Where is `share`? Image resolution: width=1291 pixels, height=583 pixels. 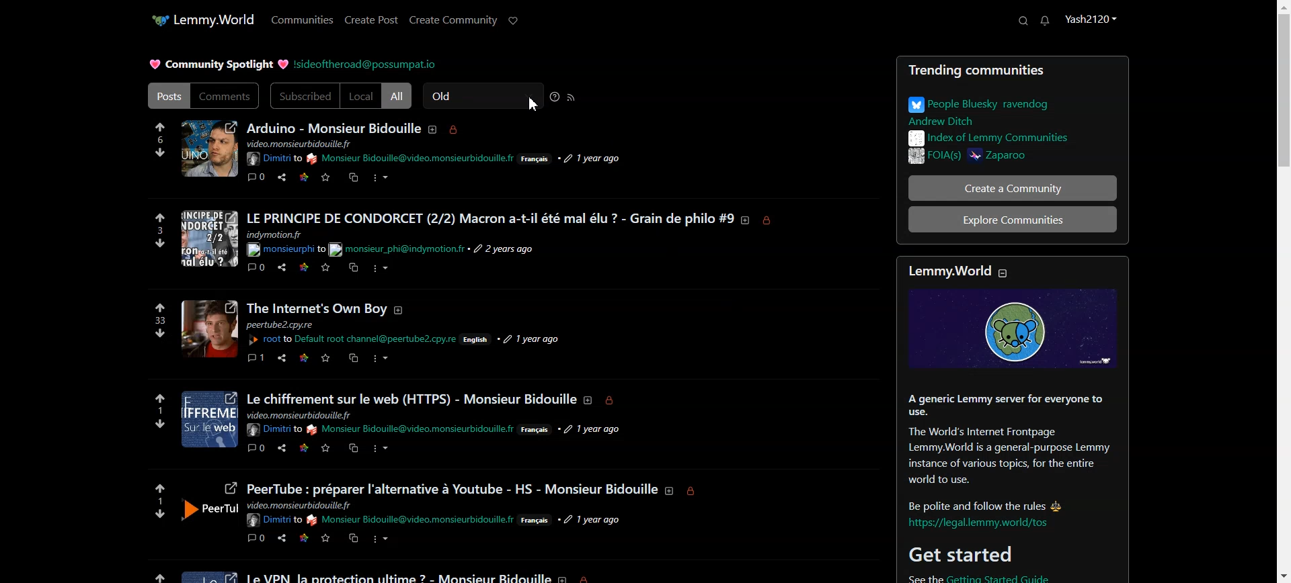 share is located at coordinates (280, 448).